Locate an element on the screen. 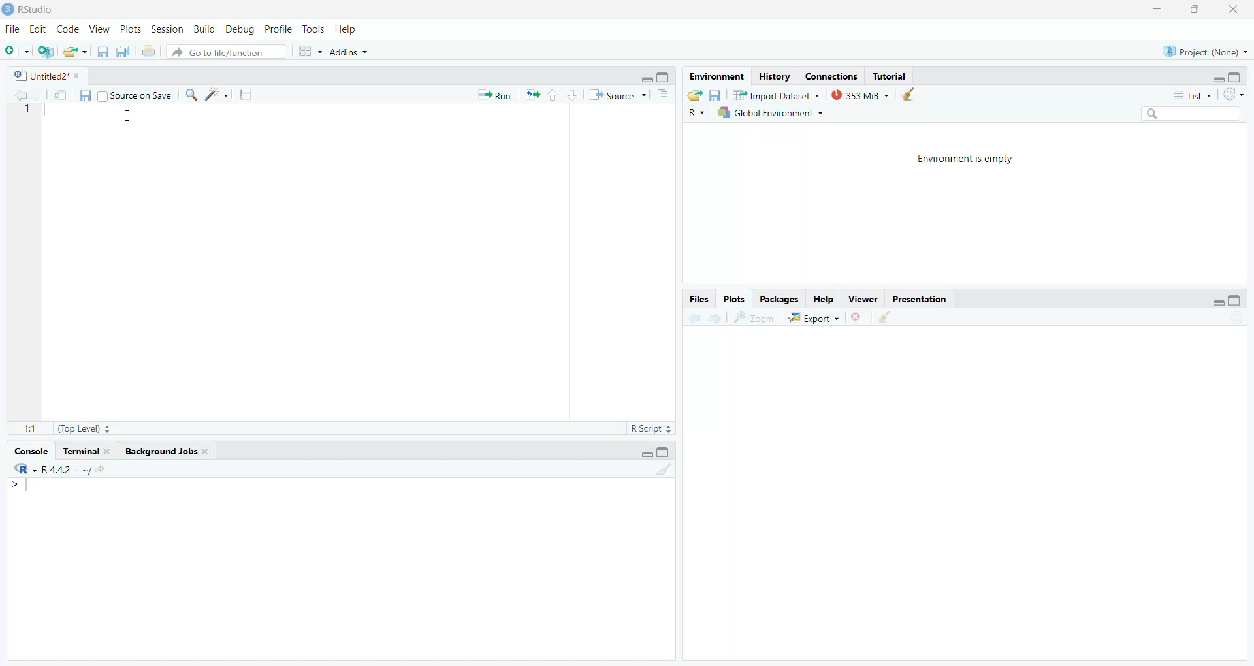 This screenshot has height=666, width=1254. create a project is located at coordinates (46, 52).